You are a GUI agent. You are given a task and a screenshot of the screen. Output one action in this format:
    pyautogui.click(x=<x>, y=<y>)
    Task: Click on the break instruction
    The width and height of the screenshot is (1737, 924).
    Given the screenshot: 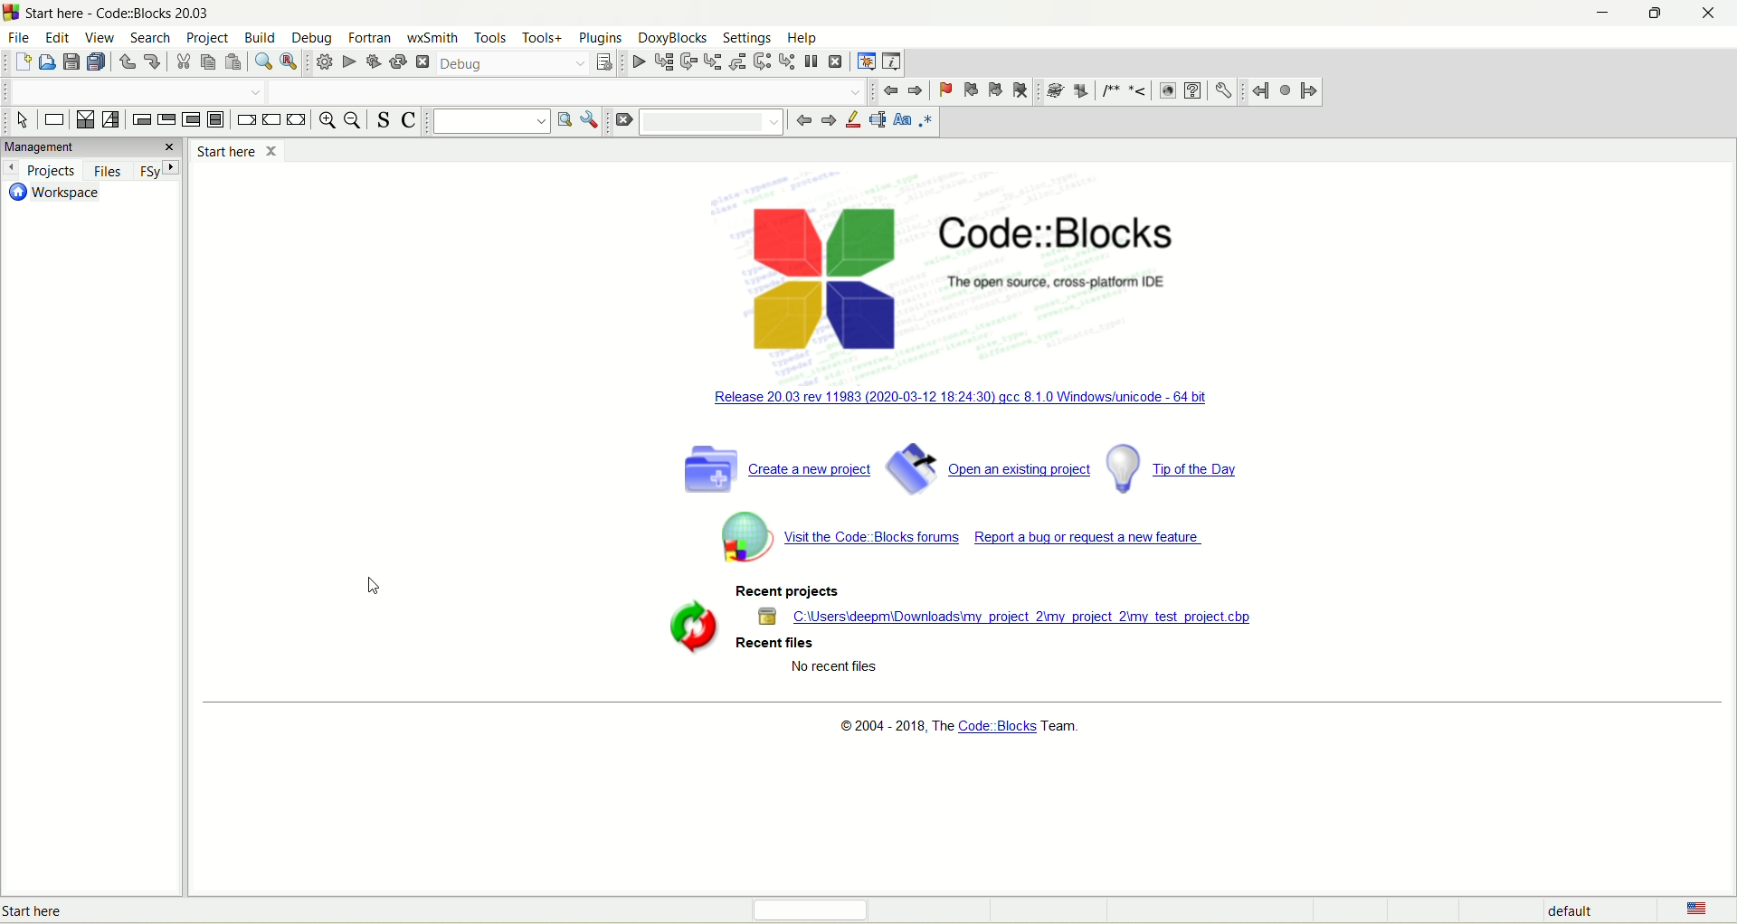 What is the action you would take?
    pyautogui.click(x=245, y=120)
    